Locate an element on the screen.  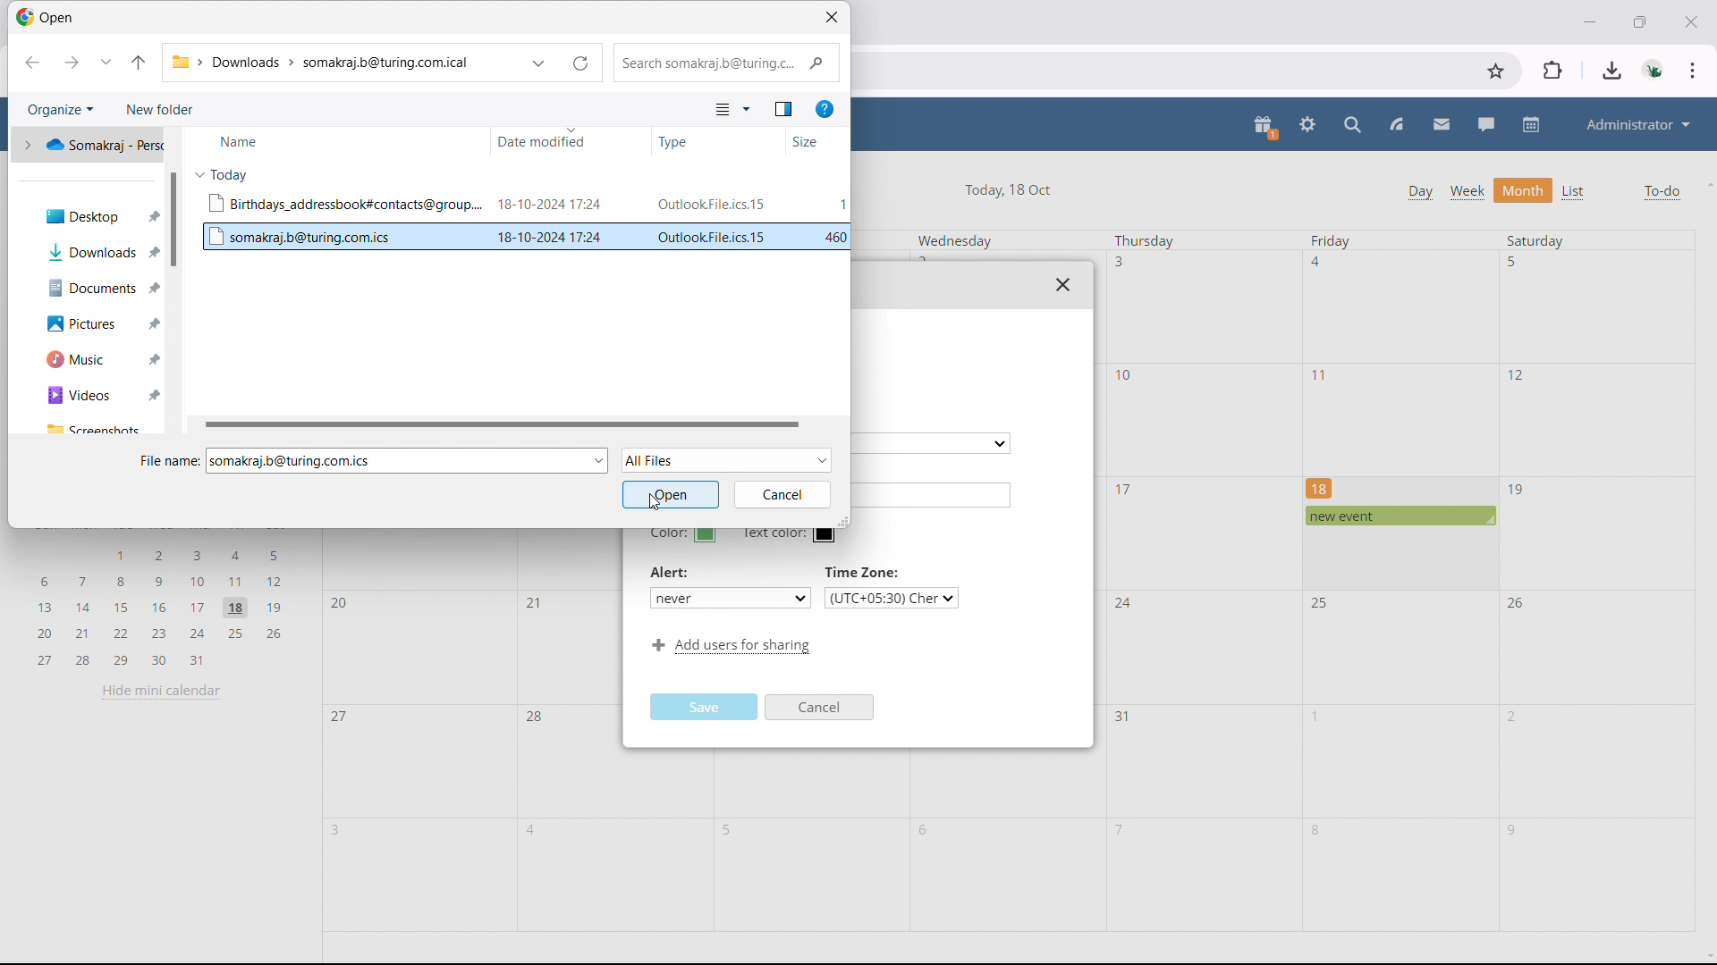
Desktop is located at coordinates (90, 213).